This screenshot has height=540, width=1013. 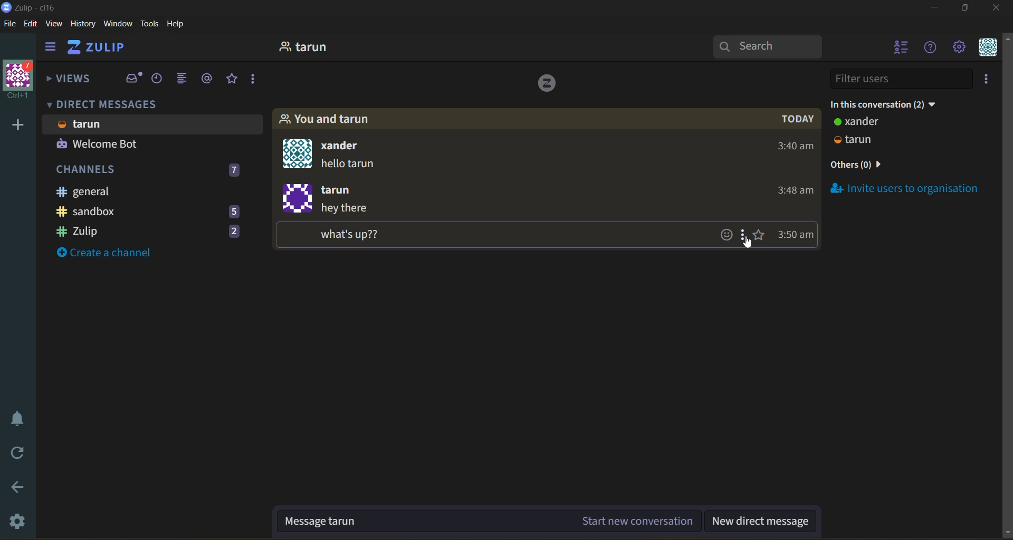 I want to click on file, so click(x=9, y=23).